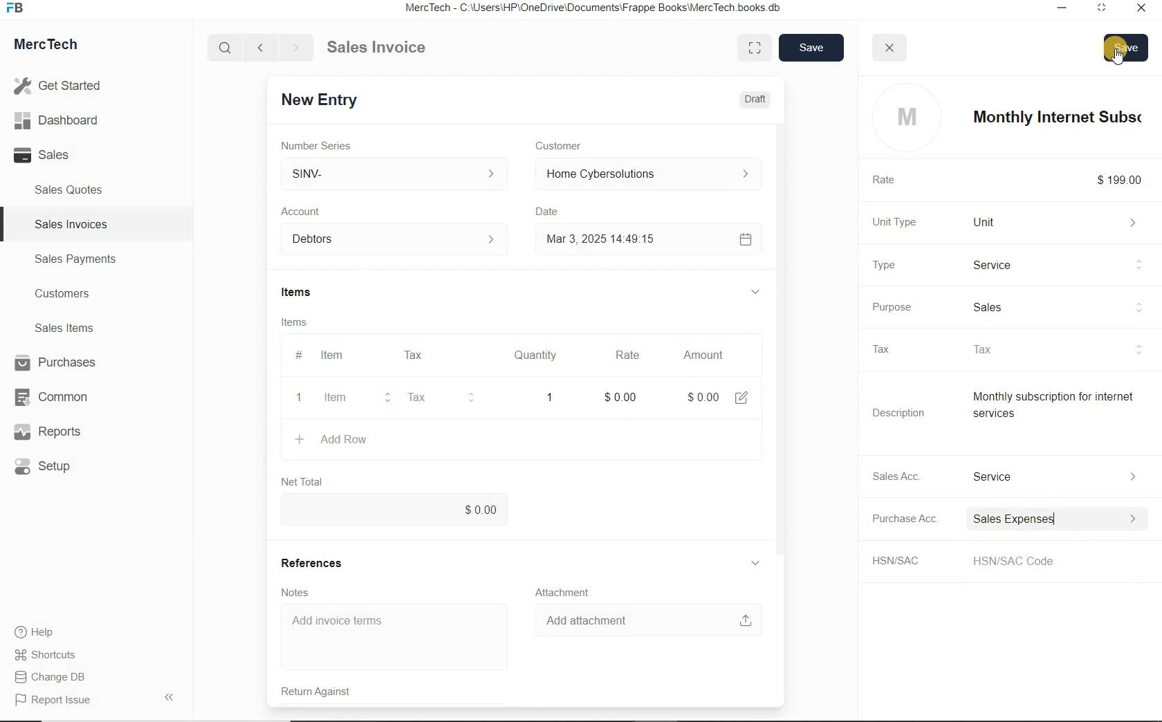  What do you see at coordinates (561, 591) in the screenshot?
I see `Attachment` at bounding box center [561, 591].